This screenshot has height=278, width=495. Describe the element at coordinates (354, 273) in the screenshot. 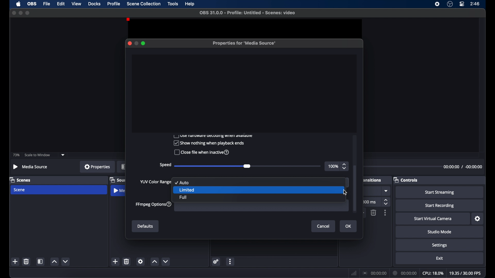

I see `network` at that location.